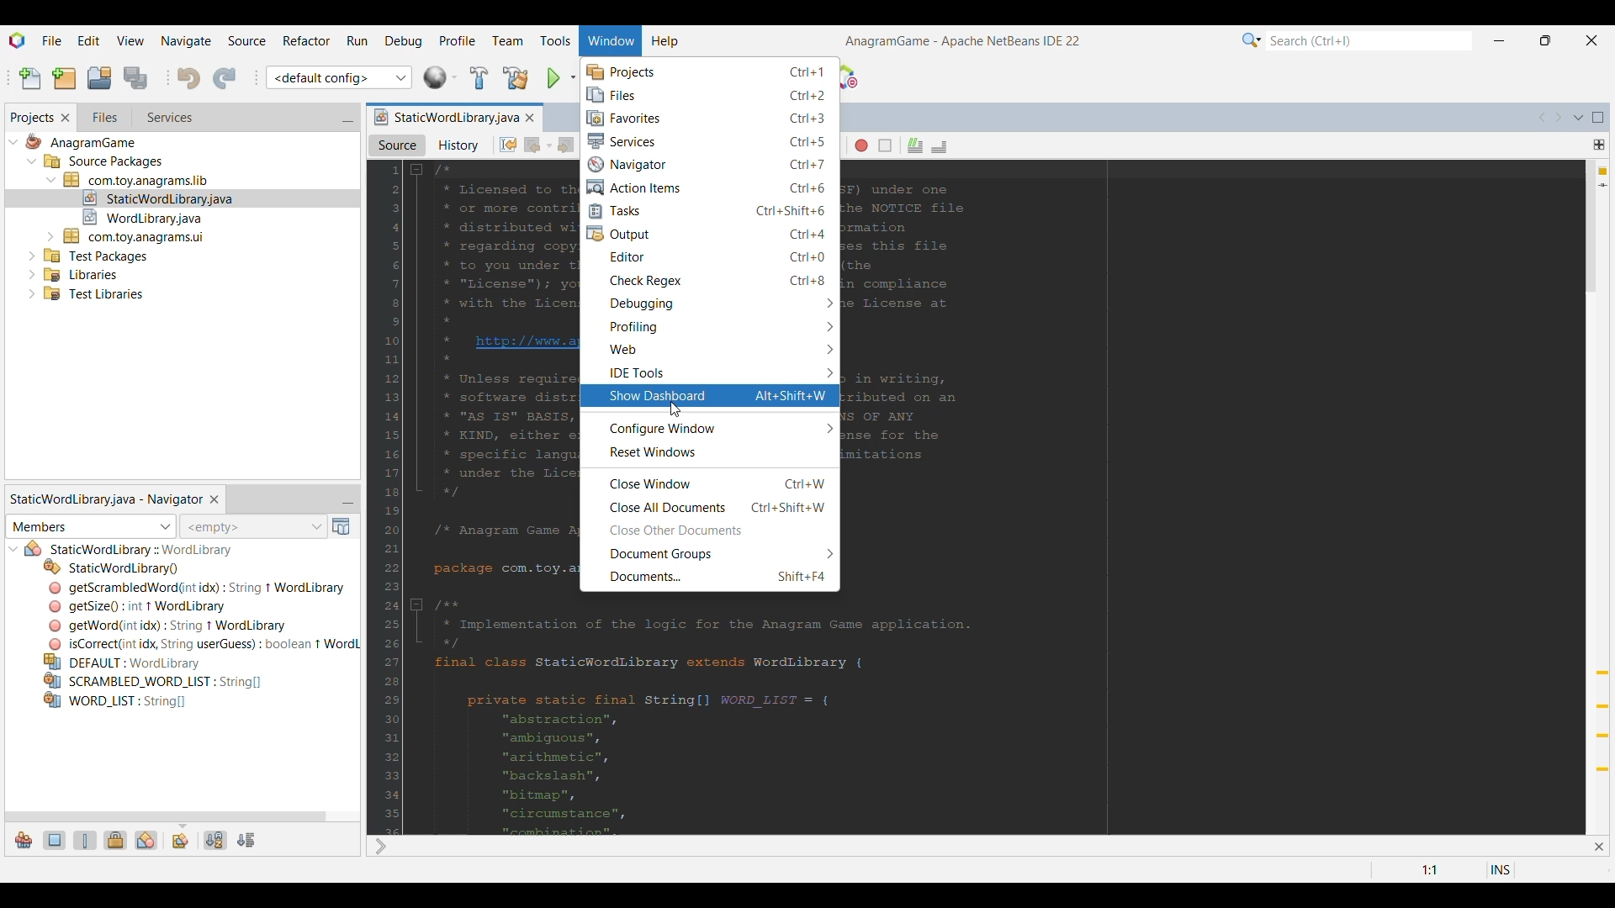 The image size is (1615, 908). Describe the element at coordinates (306, 40) in the screenshot. I see `Refactor menu` at that location.